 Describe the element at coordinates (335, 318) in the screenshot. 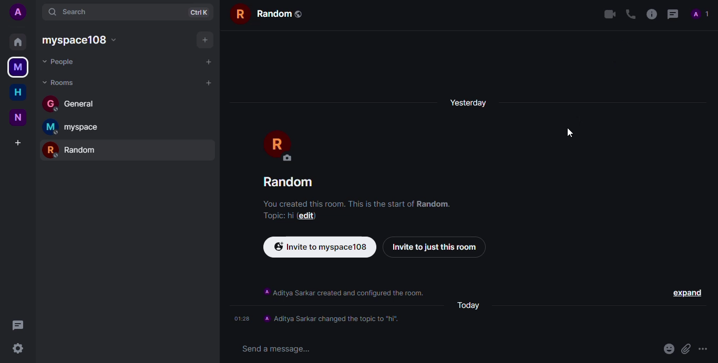

I see `topic changed` at that location.